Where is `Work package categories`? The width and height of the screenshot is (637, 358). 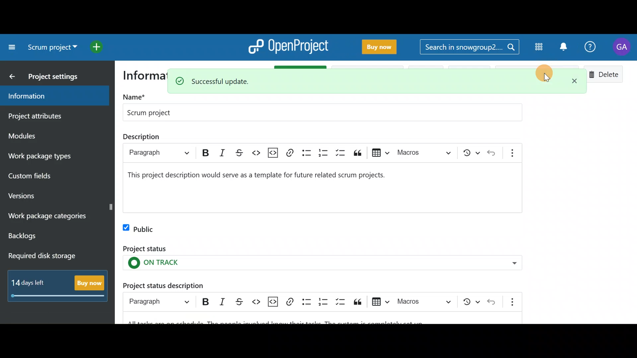
Work package categories is located at coordinates (57, 216).